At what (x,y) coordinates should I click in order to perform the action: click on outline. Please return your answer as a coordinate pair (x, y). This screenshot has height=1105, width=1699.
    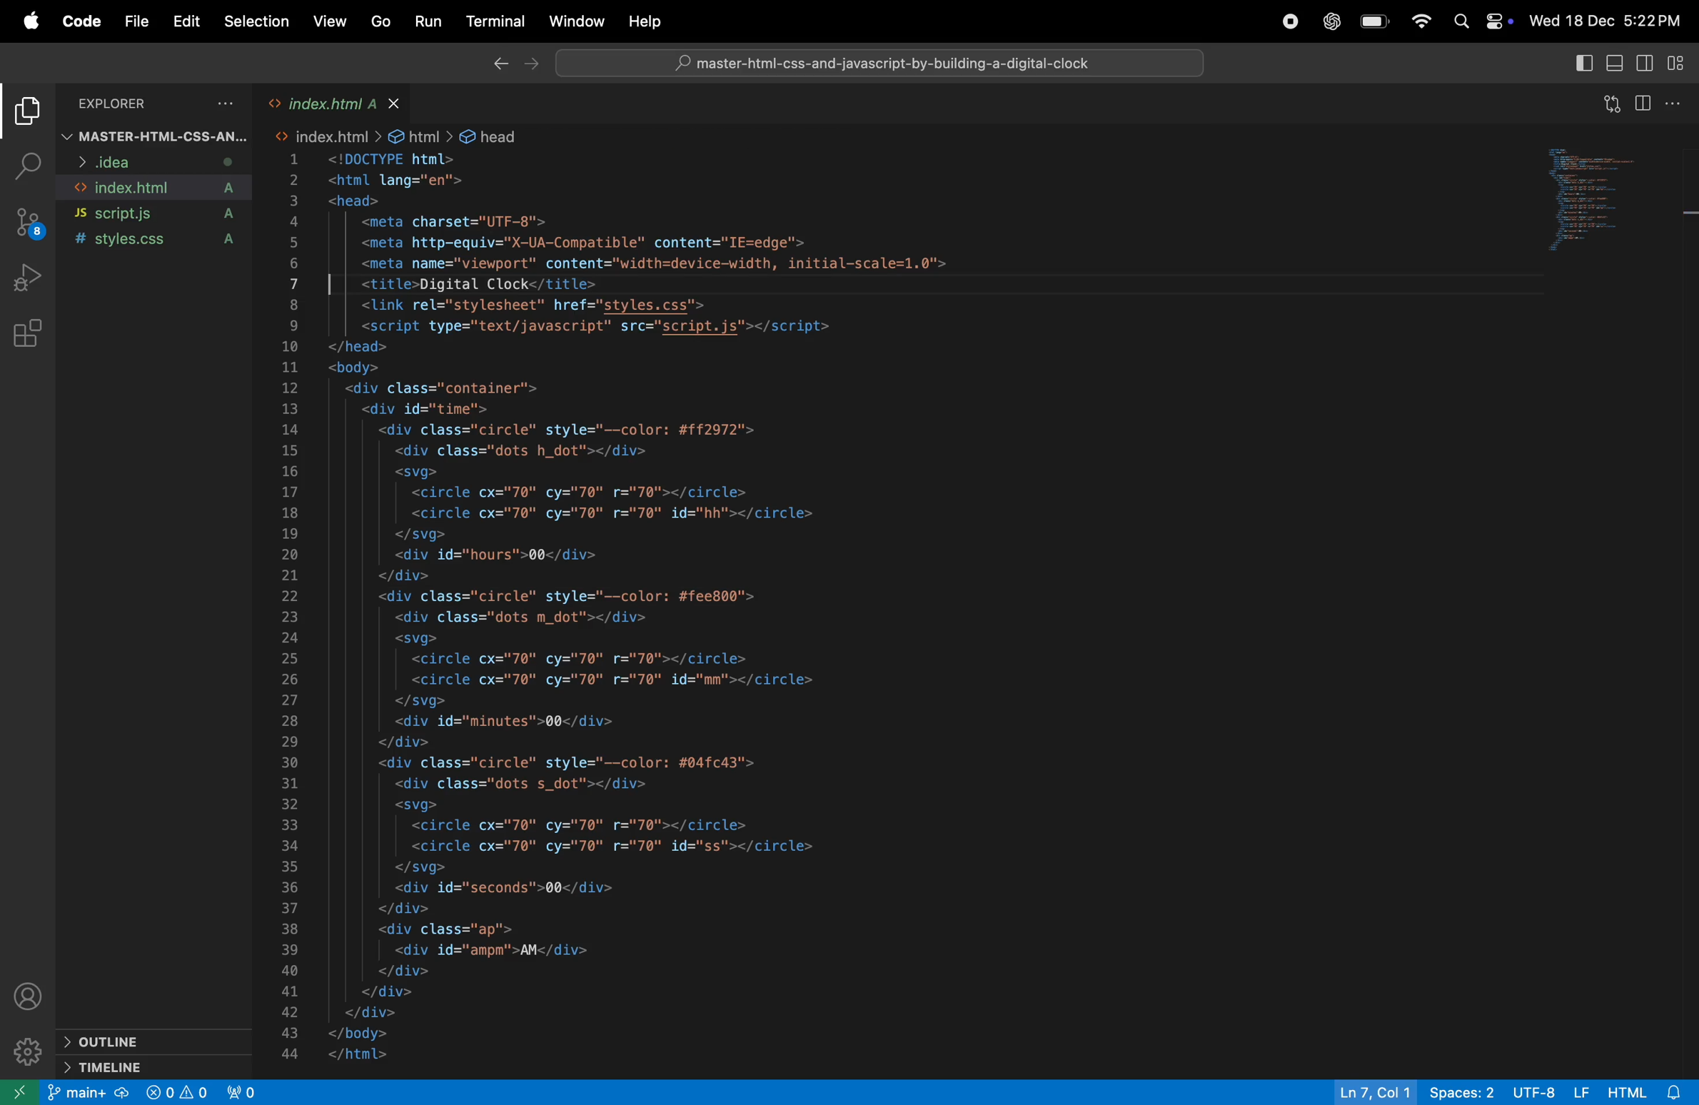
    Looking at the image, I should click on (156, 1041).